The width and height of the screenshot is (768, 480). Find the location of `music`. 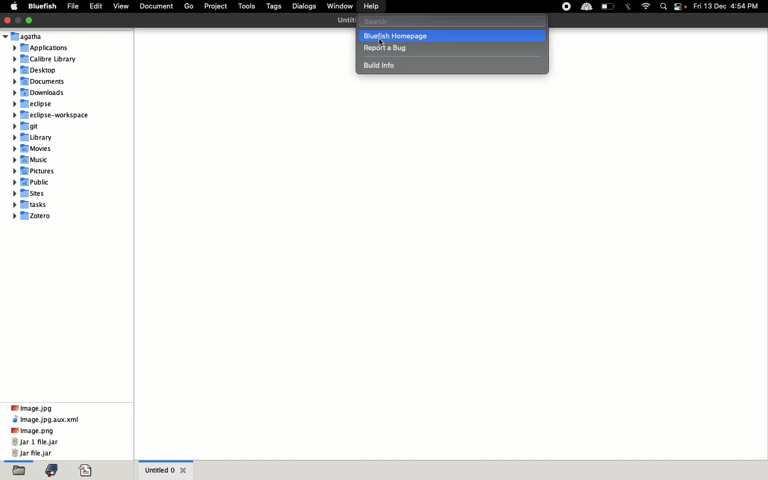

music is located at coordinates (34, 181).